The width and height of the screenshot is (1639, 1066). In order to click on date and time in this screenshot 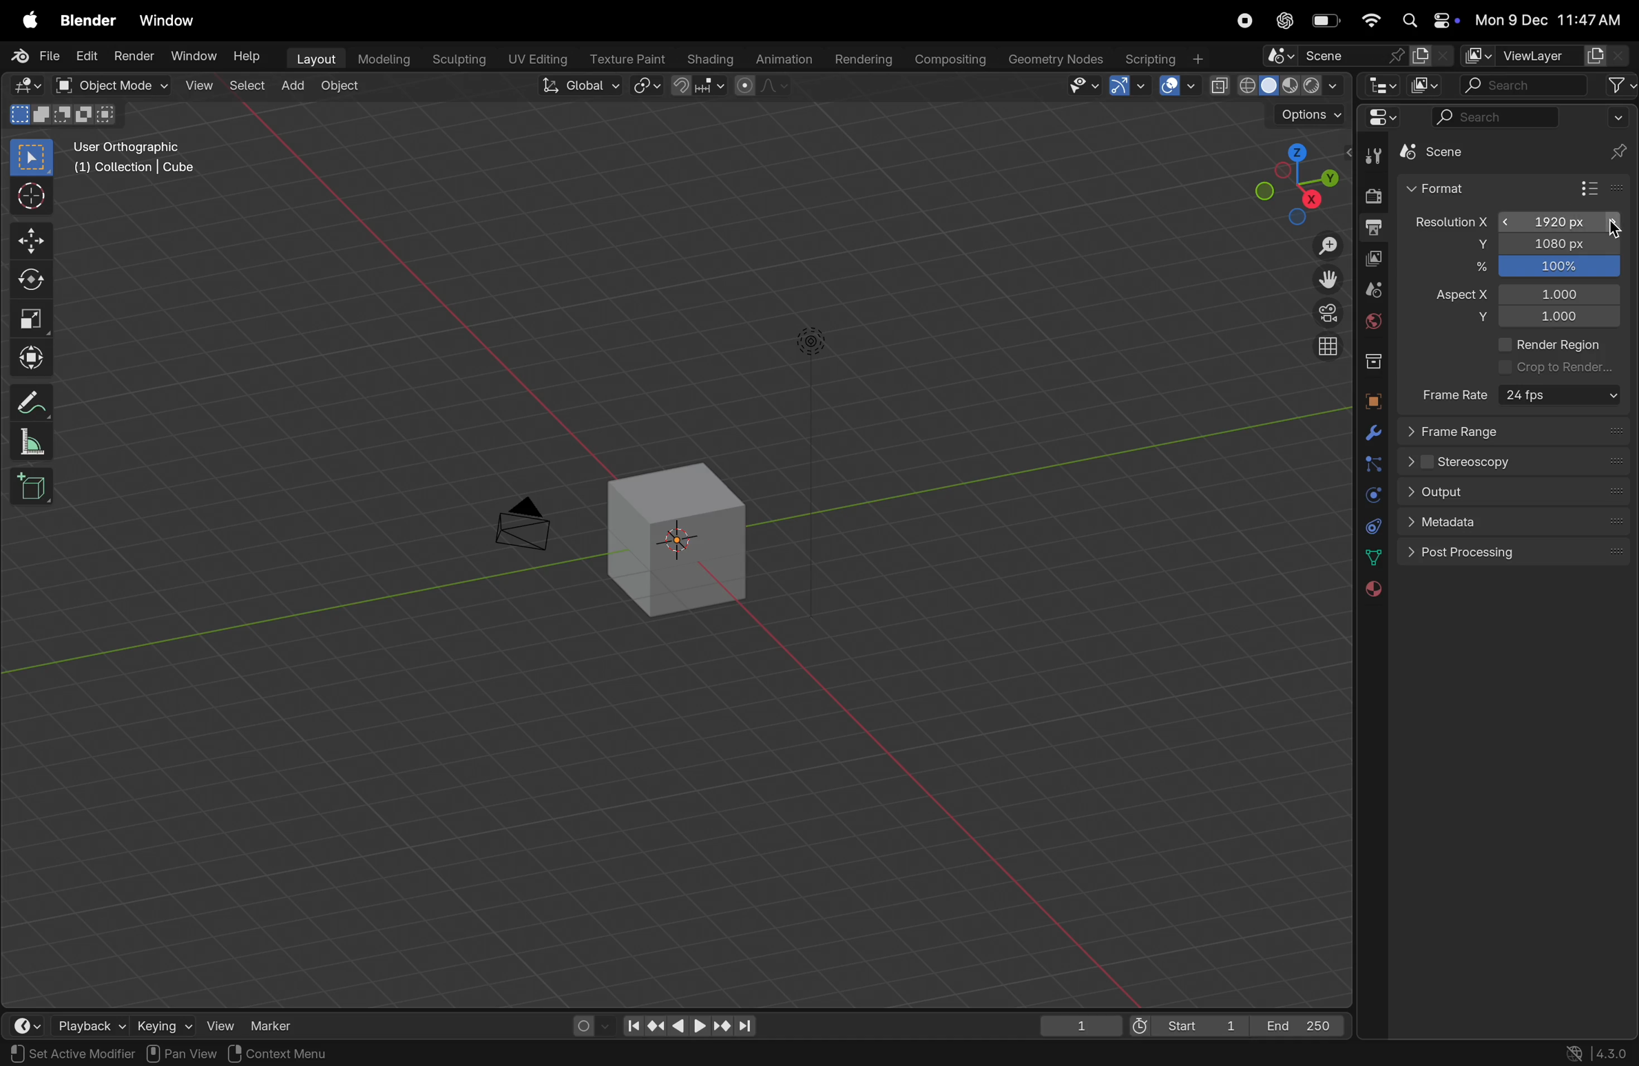, I will do `click(1549, 19)`.